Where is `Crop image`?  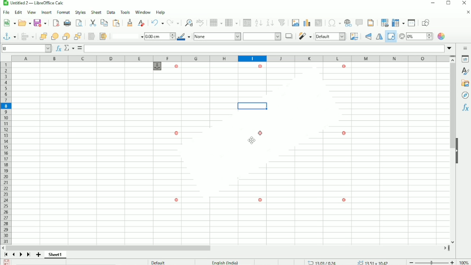
Crop image is located at coordinates (355, 36).